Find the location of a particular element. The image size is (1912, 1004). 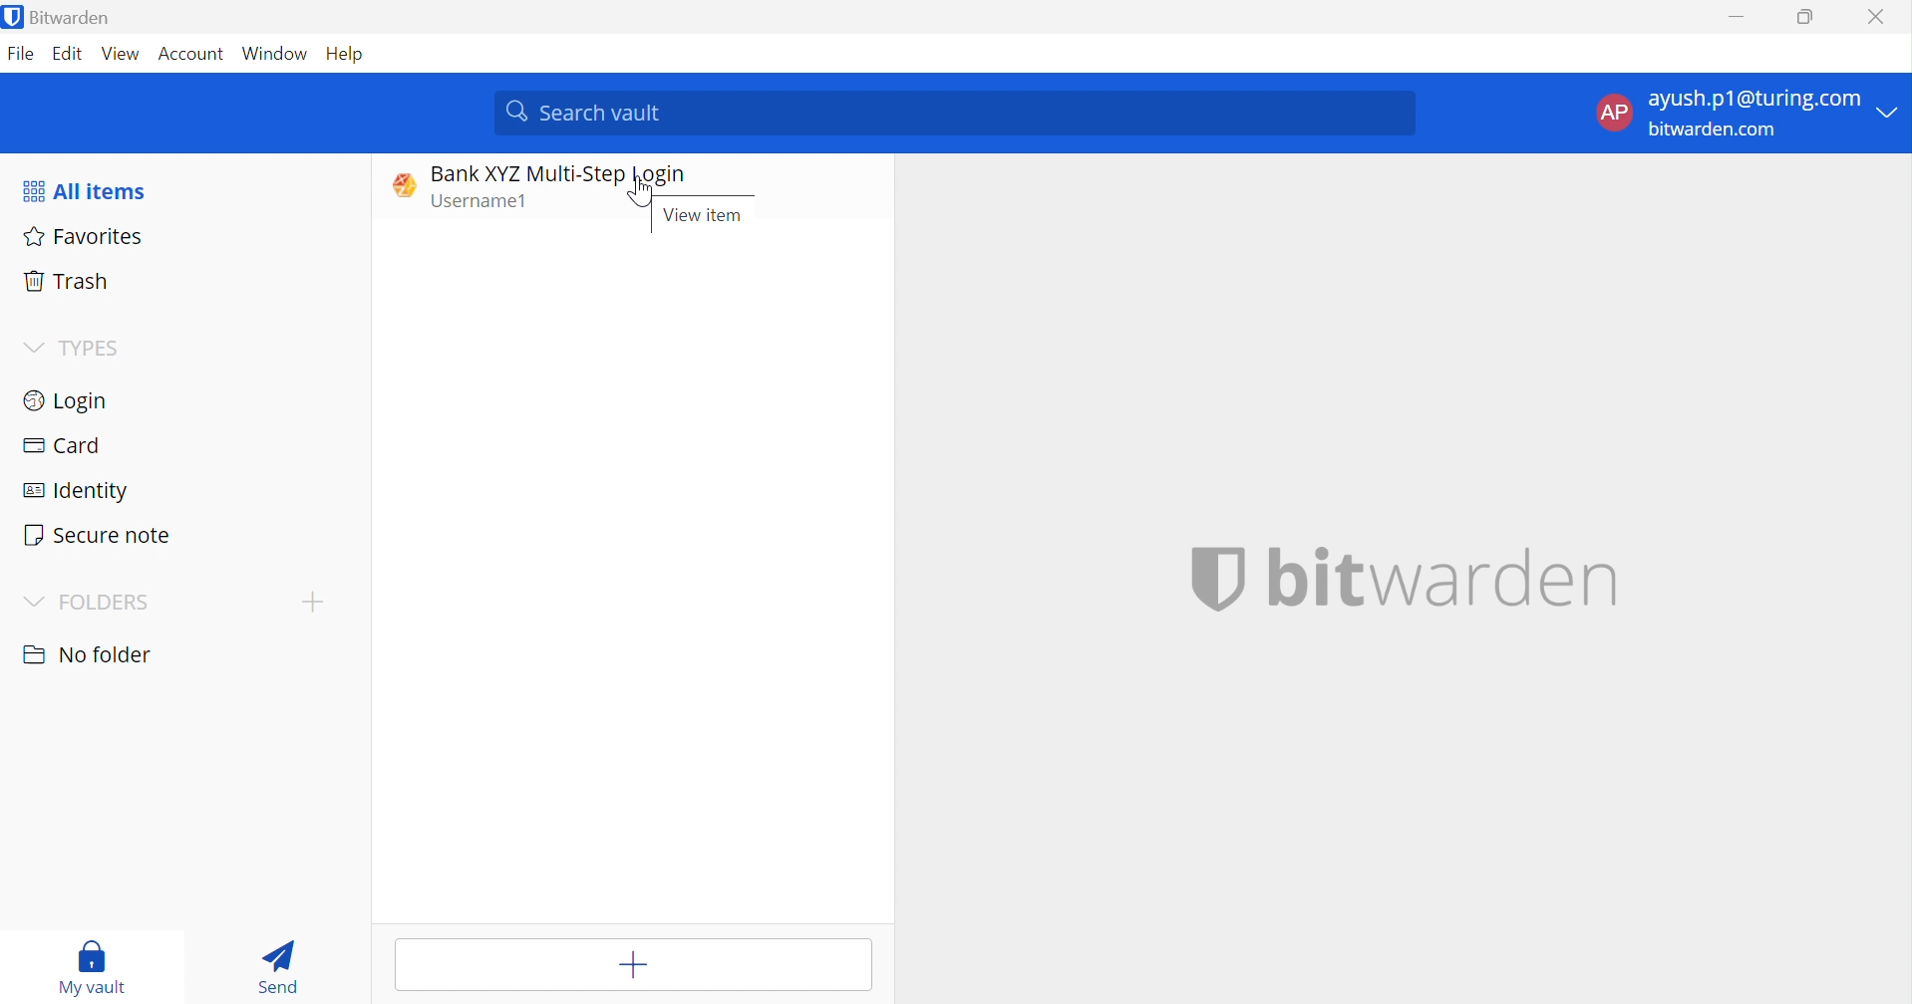

View item is located at coordinates (701, 216).